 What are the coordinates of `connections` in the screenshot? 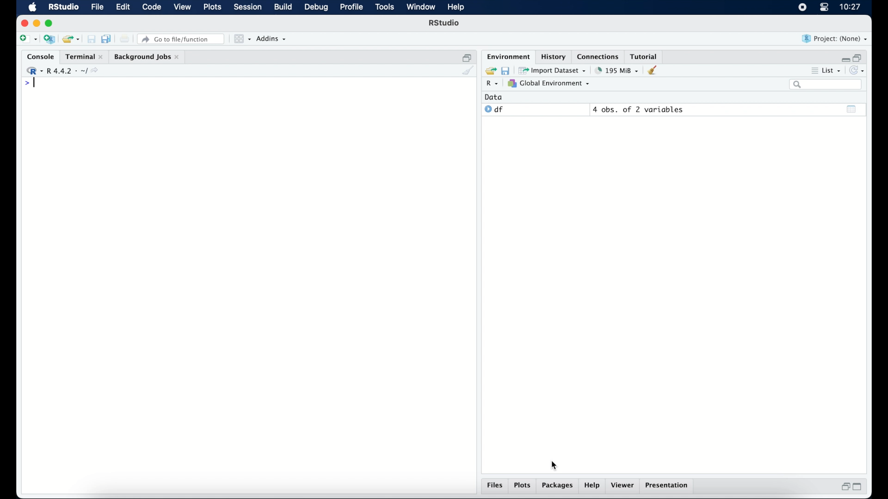 It's located at (599, 56).